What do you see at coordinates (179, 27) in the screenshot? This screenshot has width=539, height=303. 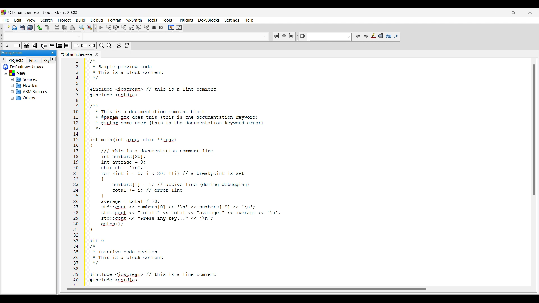 I see `Various info` at bounding box center [179, 27].